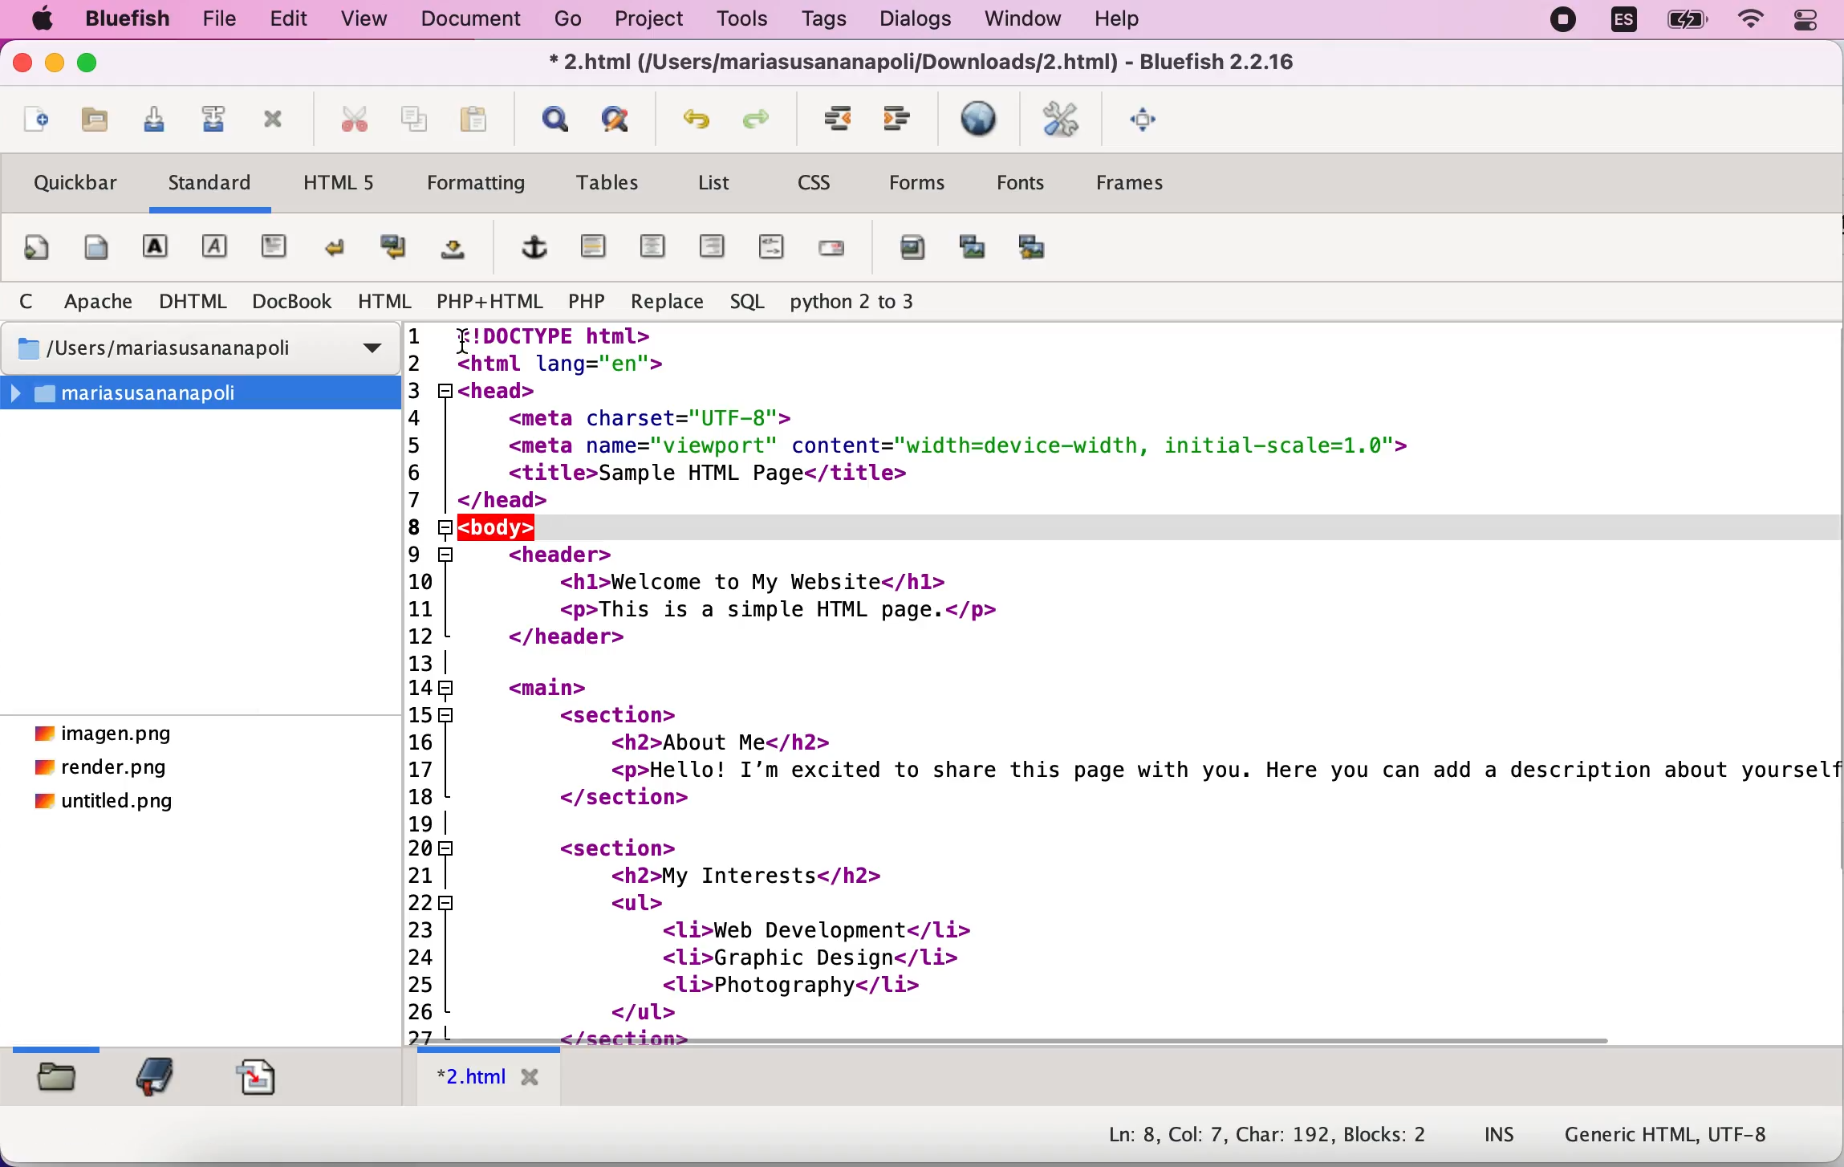  Describe the element at coordinates (473, 23) in the screenshot. I see `document` at that location.